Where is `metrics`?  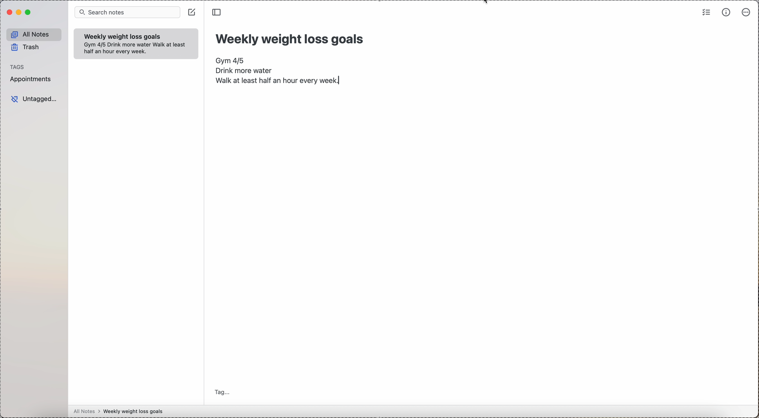 metrics is located at coordinates (726, 13).